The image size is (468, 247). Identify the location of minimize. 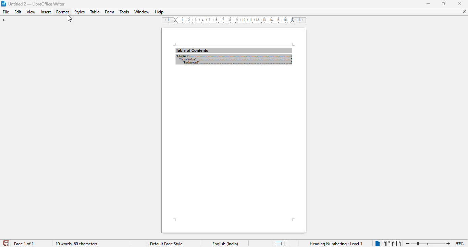
(459, 3).